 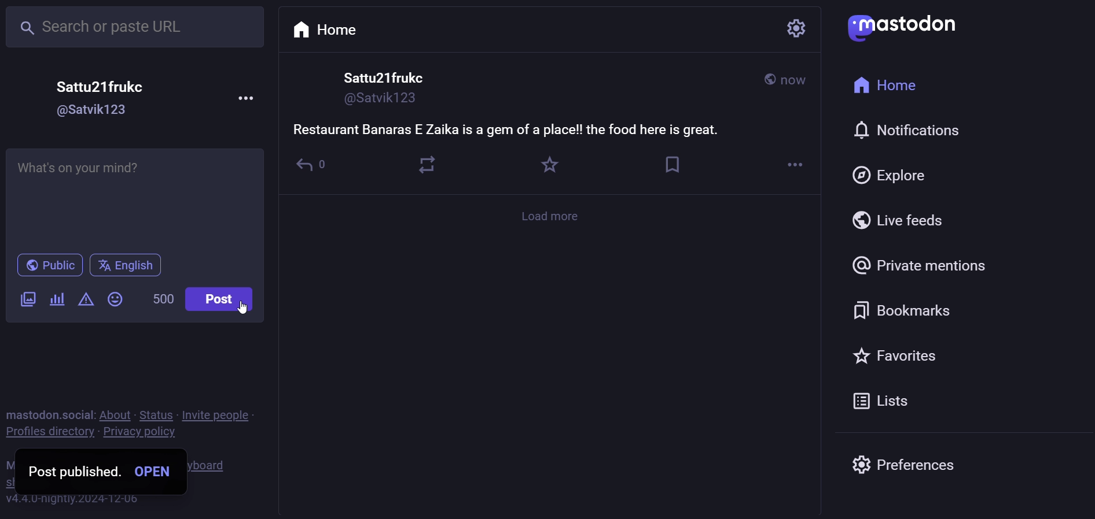 I want to click on poll, so click(x=56, y=300).